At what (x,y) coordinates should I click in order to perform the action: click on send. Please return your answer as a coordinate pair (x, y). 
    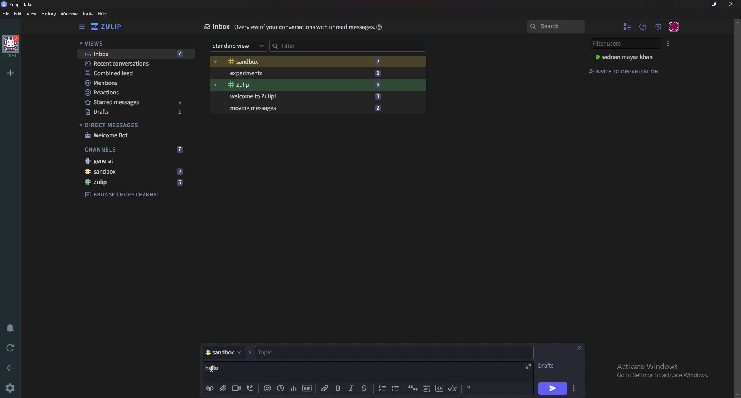
    Looking at the image, I should click on (552, 389).